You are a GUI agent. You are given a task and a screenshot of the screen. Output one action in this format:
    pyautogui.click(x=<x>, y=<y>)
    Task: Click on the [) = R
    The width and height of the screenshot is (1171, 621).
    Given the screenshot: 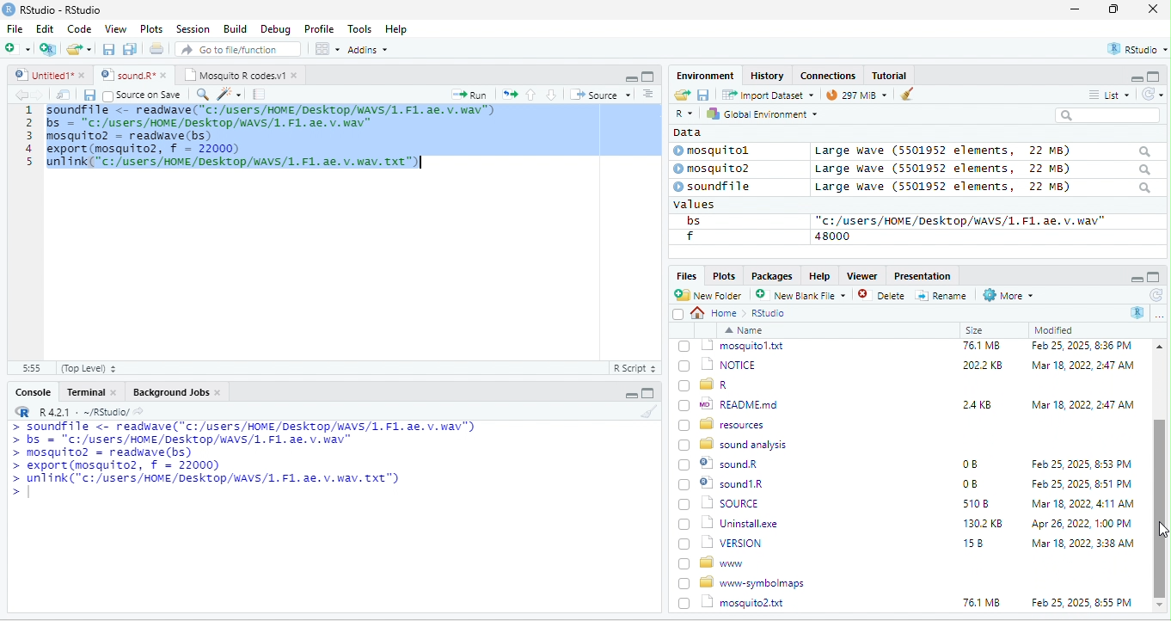 What is the action you would take?
    pyautogui.click(x=714, y=488)
    